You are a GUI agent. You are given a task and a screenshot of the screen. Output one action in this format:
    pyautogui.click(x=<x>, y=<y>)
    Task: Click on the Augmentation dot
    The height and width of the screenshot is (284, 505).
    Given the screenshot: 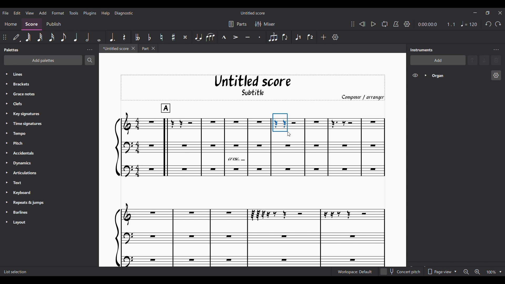 What is the action you would take?
    pyautogui.click(x=112, y=37)
    